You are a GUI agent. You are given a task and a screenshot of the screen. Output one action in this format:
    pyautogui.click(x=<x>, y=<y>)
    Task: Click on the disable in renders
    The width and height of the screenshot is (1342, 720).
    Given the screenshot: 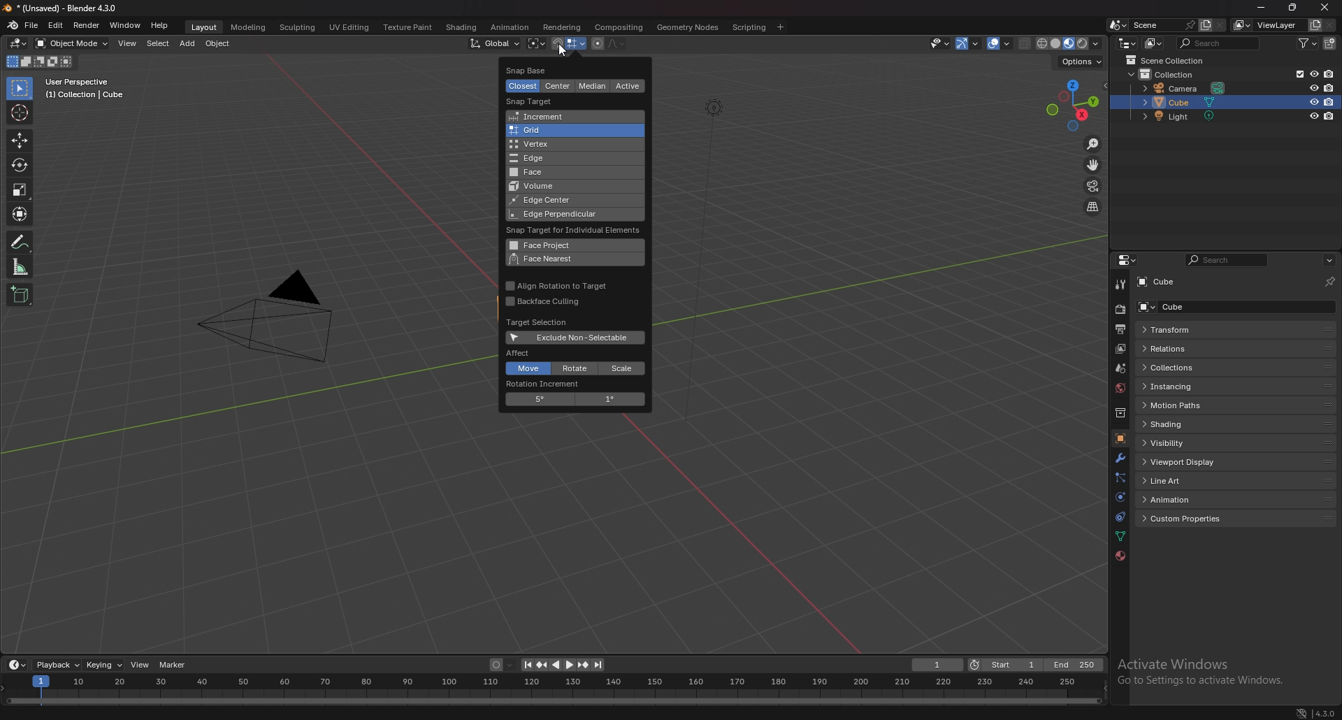 What is the action you would take?
    pyautogui.click(x=1329, y=87)
    